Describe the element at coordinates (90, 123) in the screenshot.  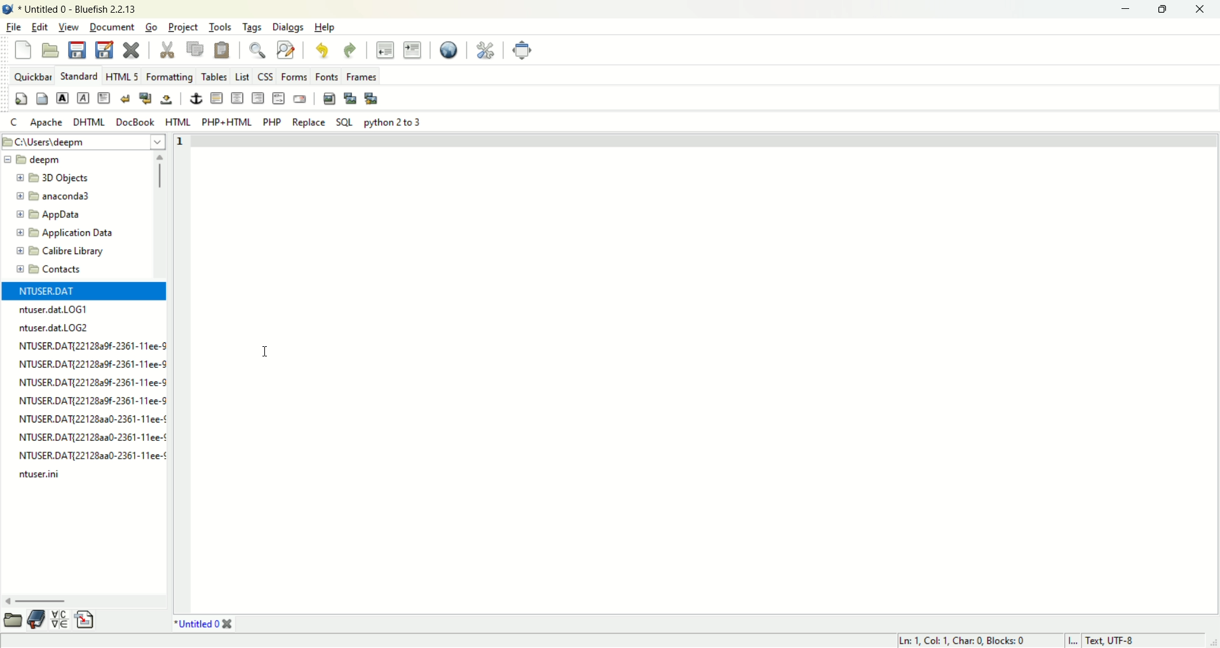
I see `DHTML` at that location.